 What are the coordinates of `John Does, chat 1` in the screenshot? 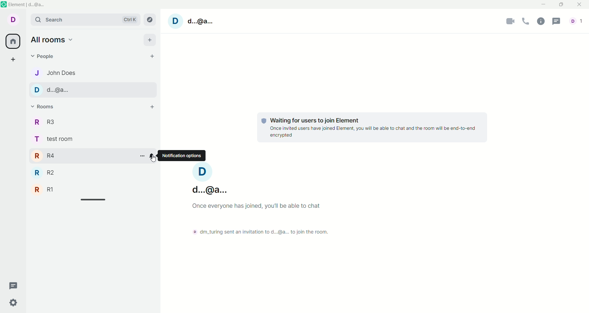 It's located at (93, 73).